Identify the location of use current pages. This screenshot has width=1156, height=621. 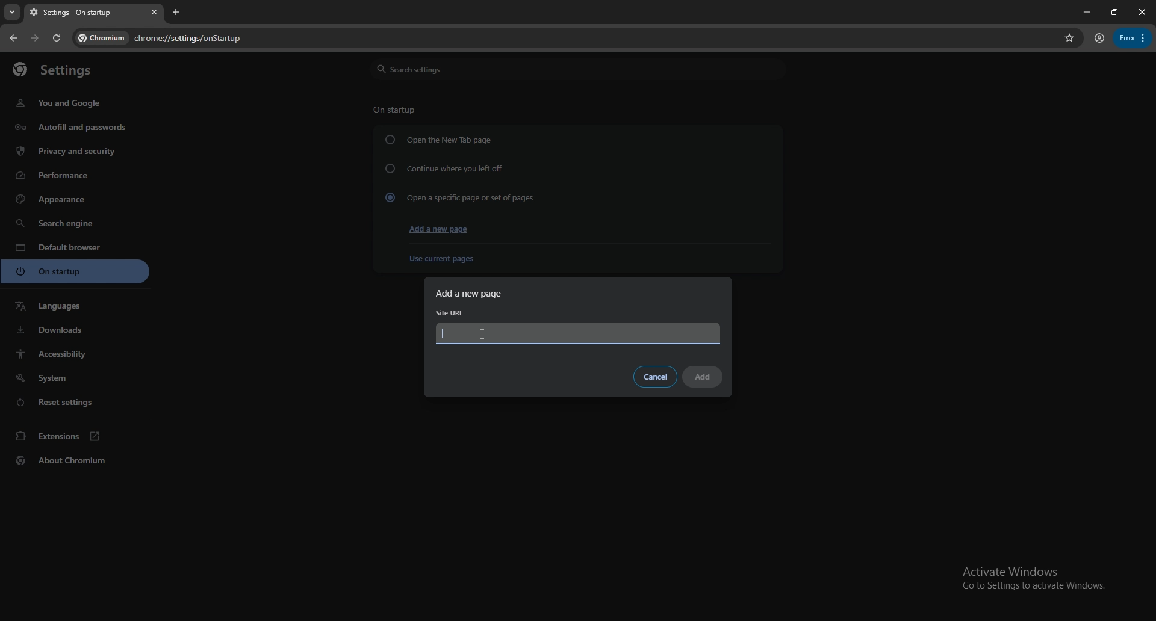
(441, 258).